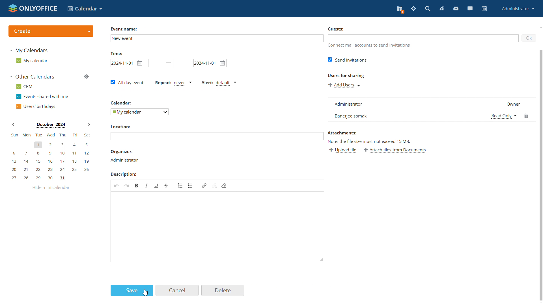  I want to click on save, so click(132, 290).